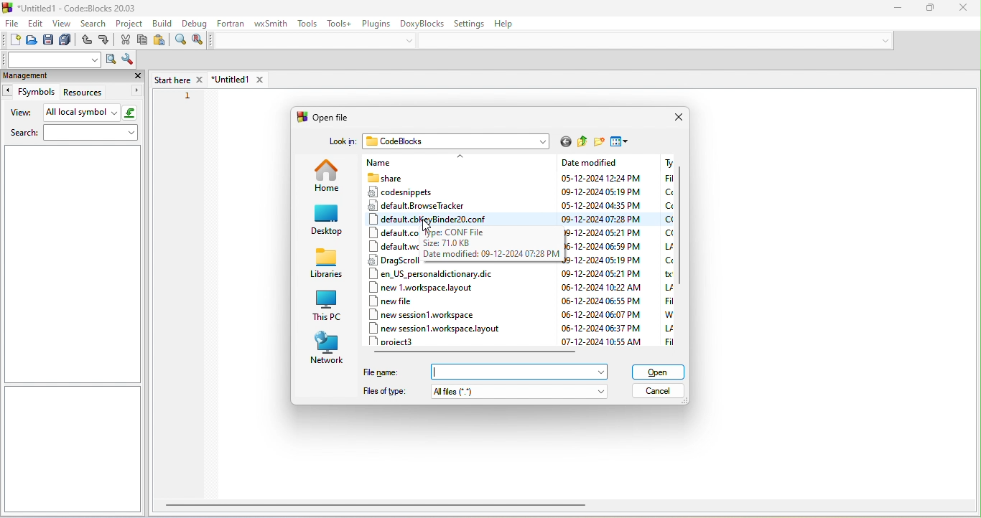 This screenshot has width=981, height=518. I want to click on dropdown, so click(602, 371).